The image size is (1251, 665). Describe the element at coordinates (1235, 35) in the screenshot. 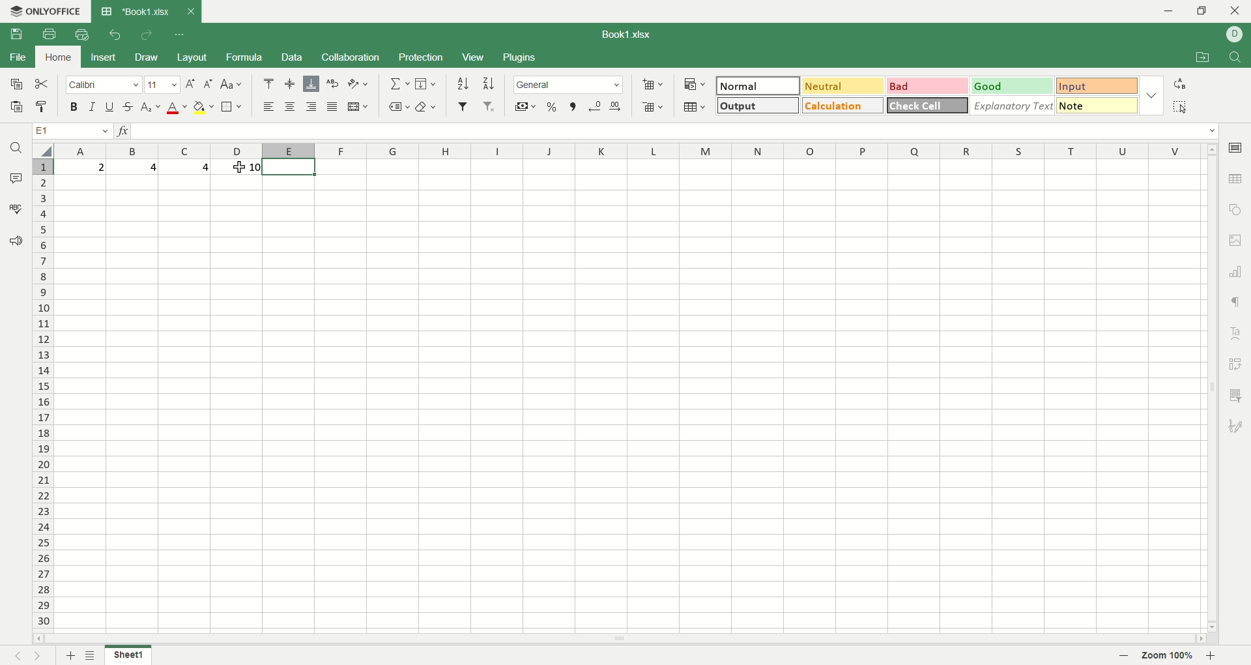

I see `account` at that location.